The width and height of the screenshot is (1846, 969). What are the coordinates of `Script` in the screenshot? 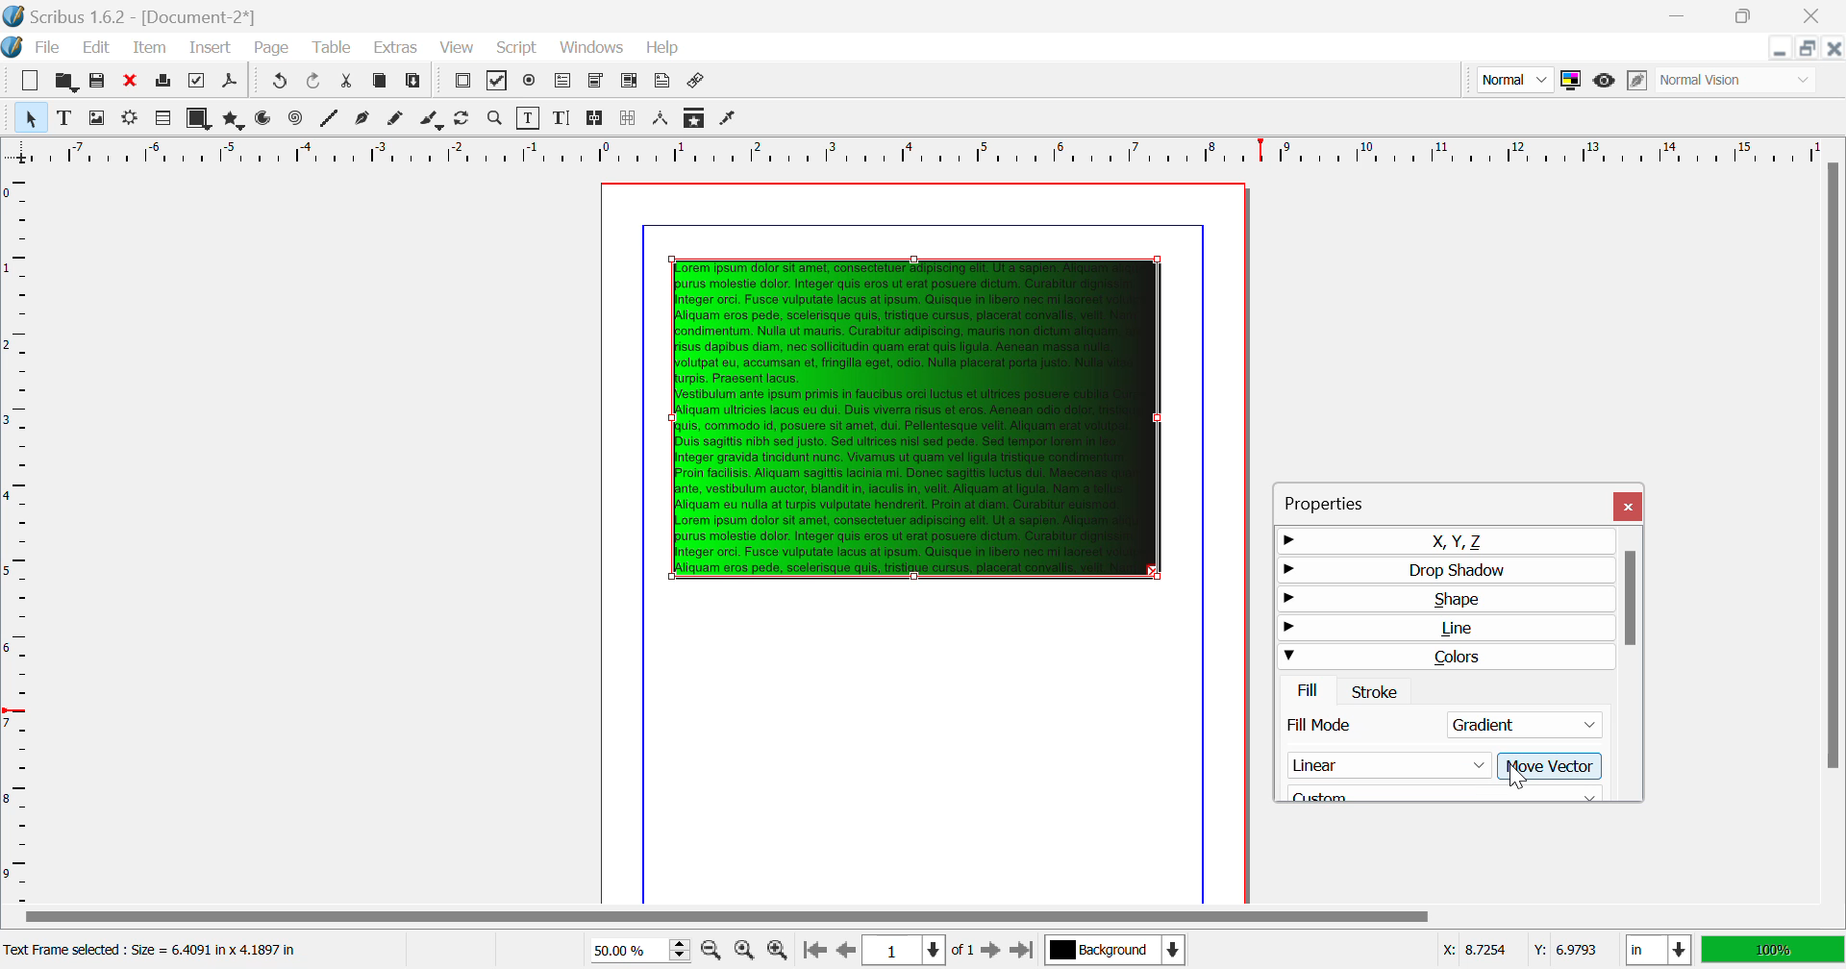 It's located at (518, 46).